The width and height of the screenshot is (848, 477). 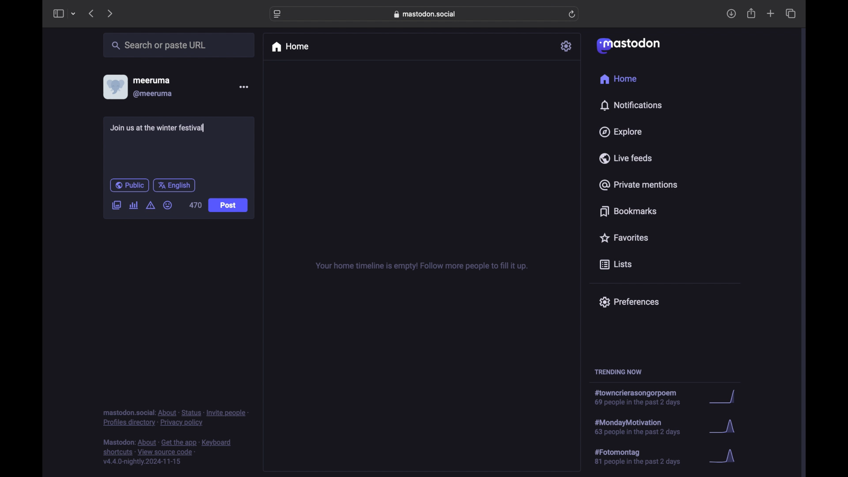 What do you see at coordinates (207, 129) in the screenshot?
I see `text cursor` at bounding box center [207, 129].